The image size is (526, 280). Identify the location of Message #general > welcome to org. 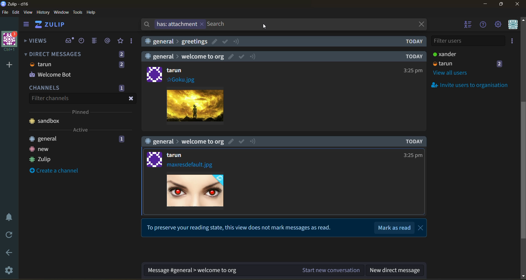
(192, 271).